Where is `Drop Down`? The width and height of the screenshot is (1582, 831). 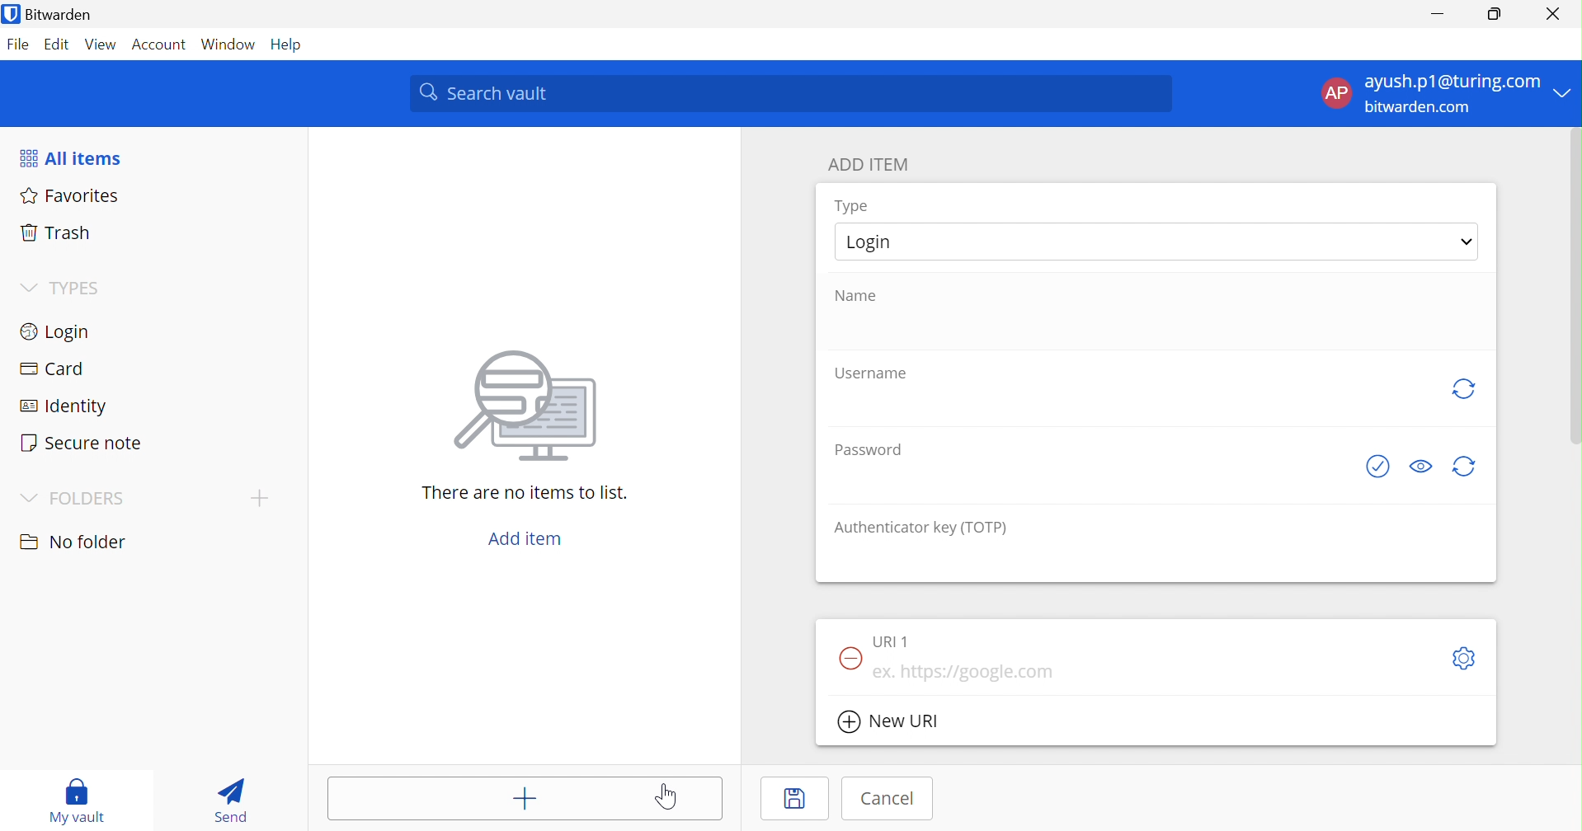 Drop Down is located at coordinates (1467, 240).